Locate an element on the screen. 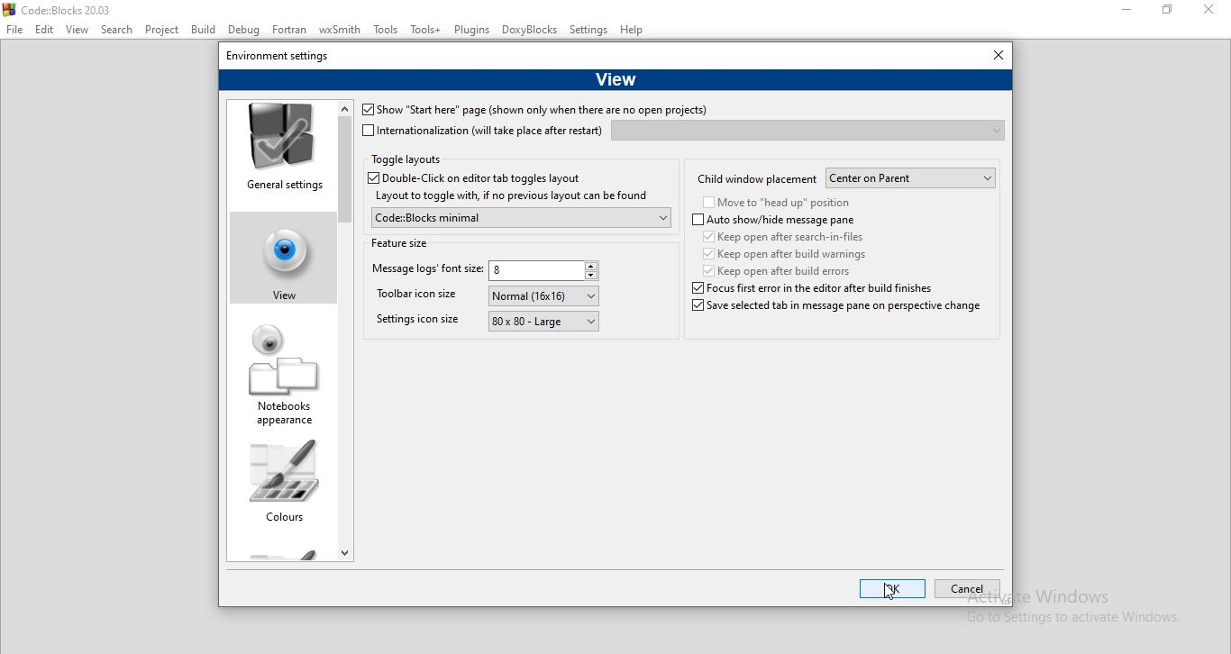 This screenshot has height=654, width=1231. Message logs font size: 8 is located at coordinates (424, 271).